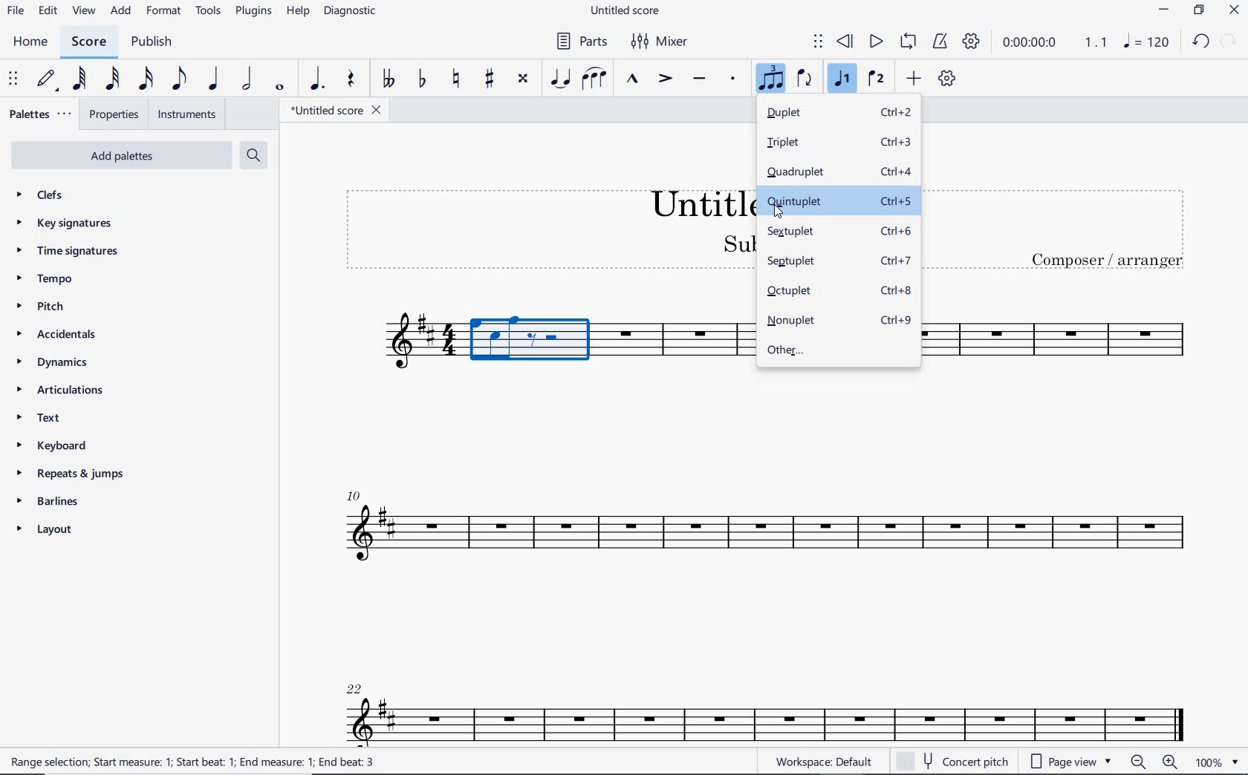 The height and width of the screenshot is (775, 1248). What do you see at coordinates (522, 78) in the screenshot?
I see `TOGGLE DOUBLE-SHARP` at bounding box center [522, 78].